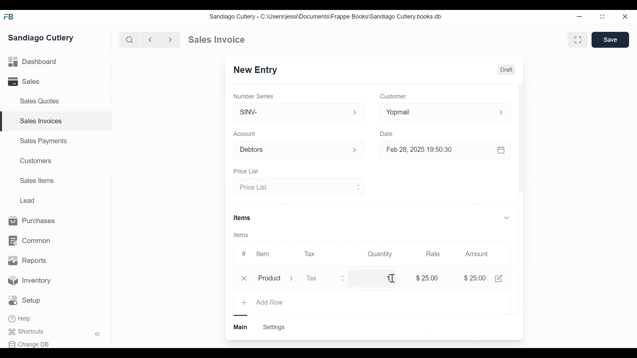 The image size is (637, 358). Describe the element at coordinates (298, 188) in the screenshot. I see `Price List` at that location.